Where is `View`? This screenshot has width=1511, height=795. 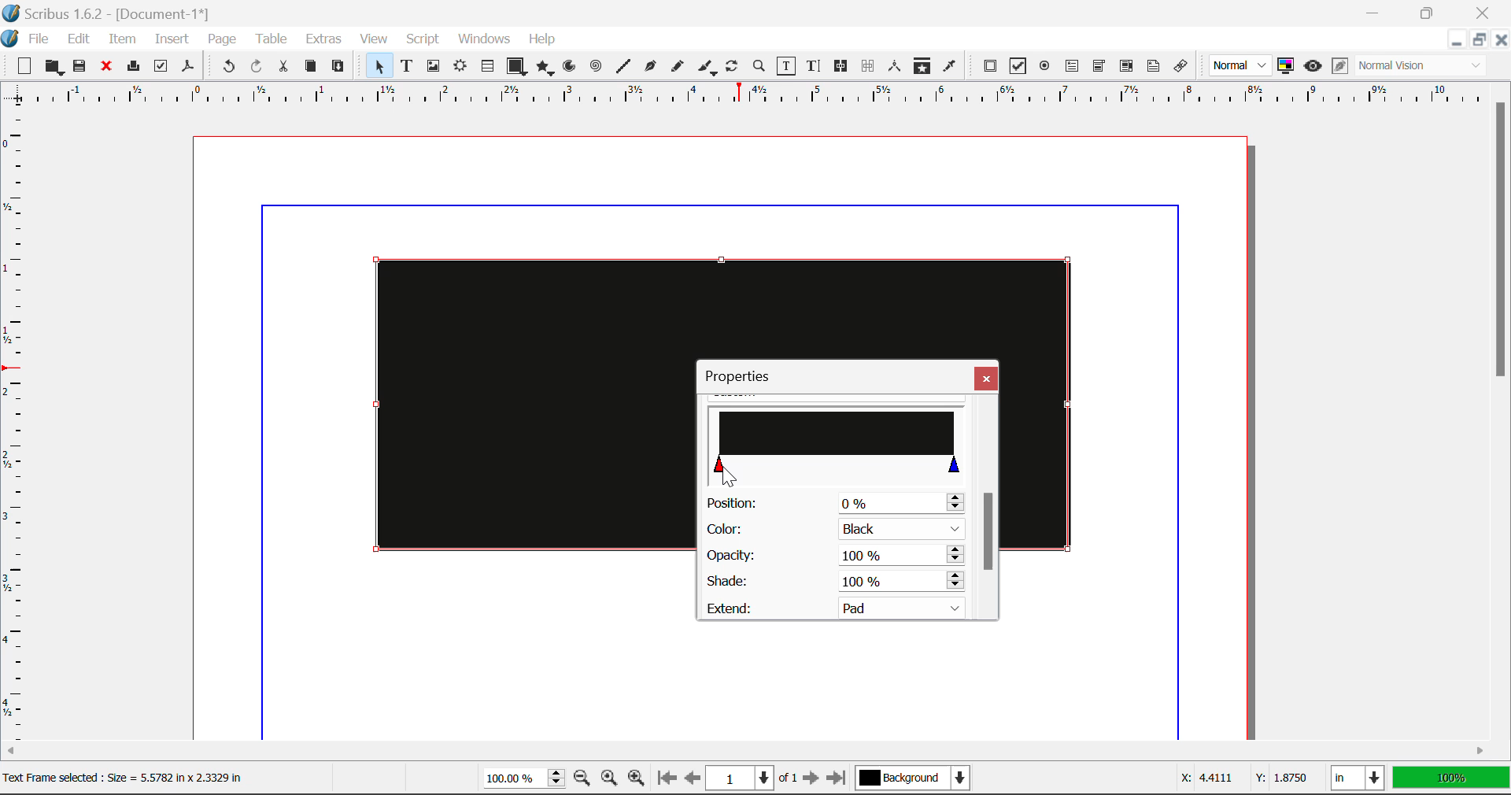 View is located at coordinates (374, 39).